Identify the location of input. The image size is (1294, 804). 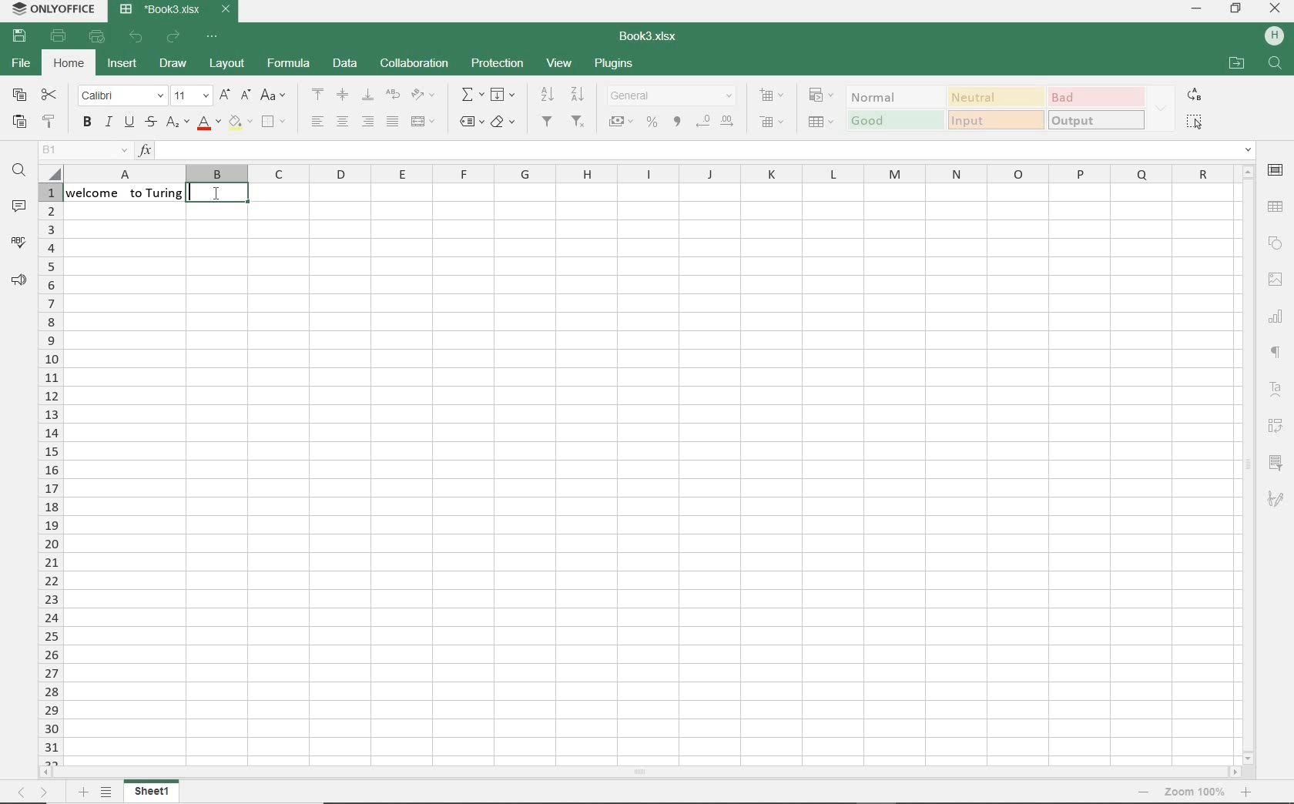
(996, 121).